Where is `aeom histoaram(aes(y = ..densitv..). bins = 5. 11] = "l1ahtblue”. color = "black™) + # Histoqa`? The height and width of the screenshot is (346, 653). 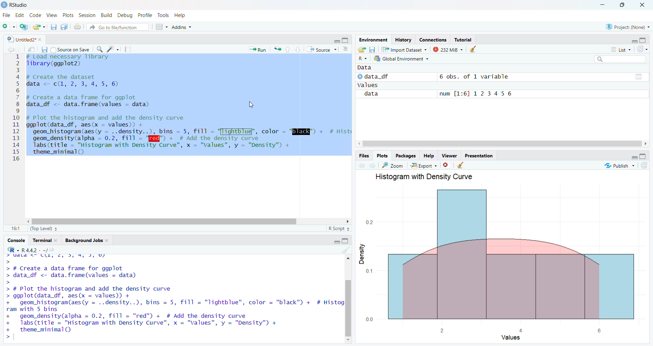
aeom histoaram(aes(y = ..densitv..). bins = 5. 11] = "l1ahtblue”. color = "black™) + # Histoqa is located at coordinates (182, 302).